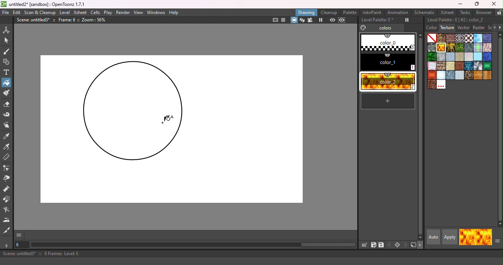  I want to click on next , so click(421, 246).